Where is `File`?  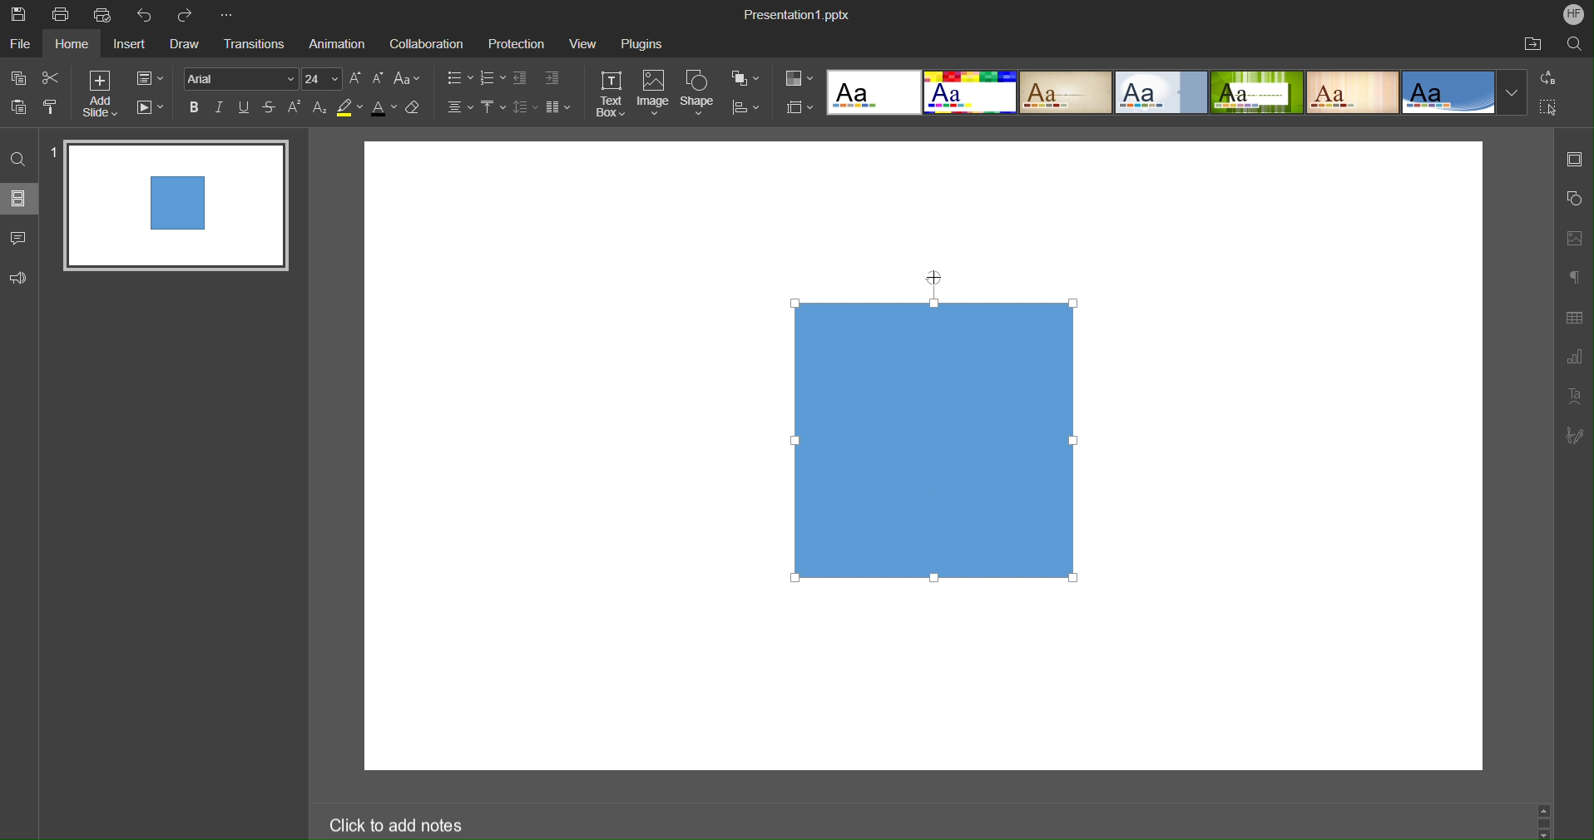
File is located at coordinates (21, 42).